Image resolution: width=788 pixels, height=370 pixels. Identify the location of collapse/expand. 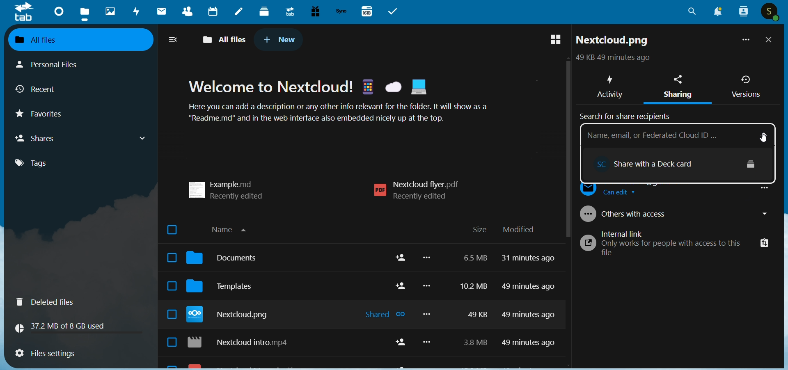
(174, 41).